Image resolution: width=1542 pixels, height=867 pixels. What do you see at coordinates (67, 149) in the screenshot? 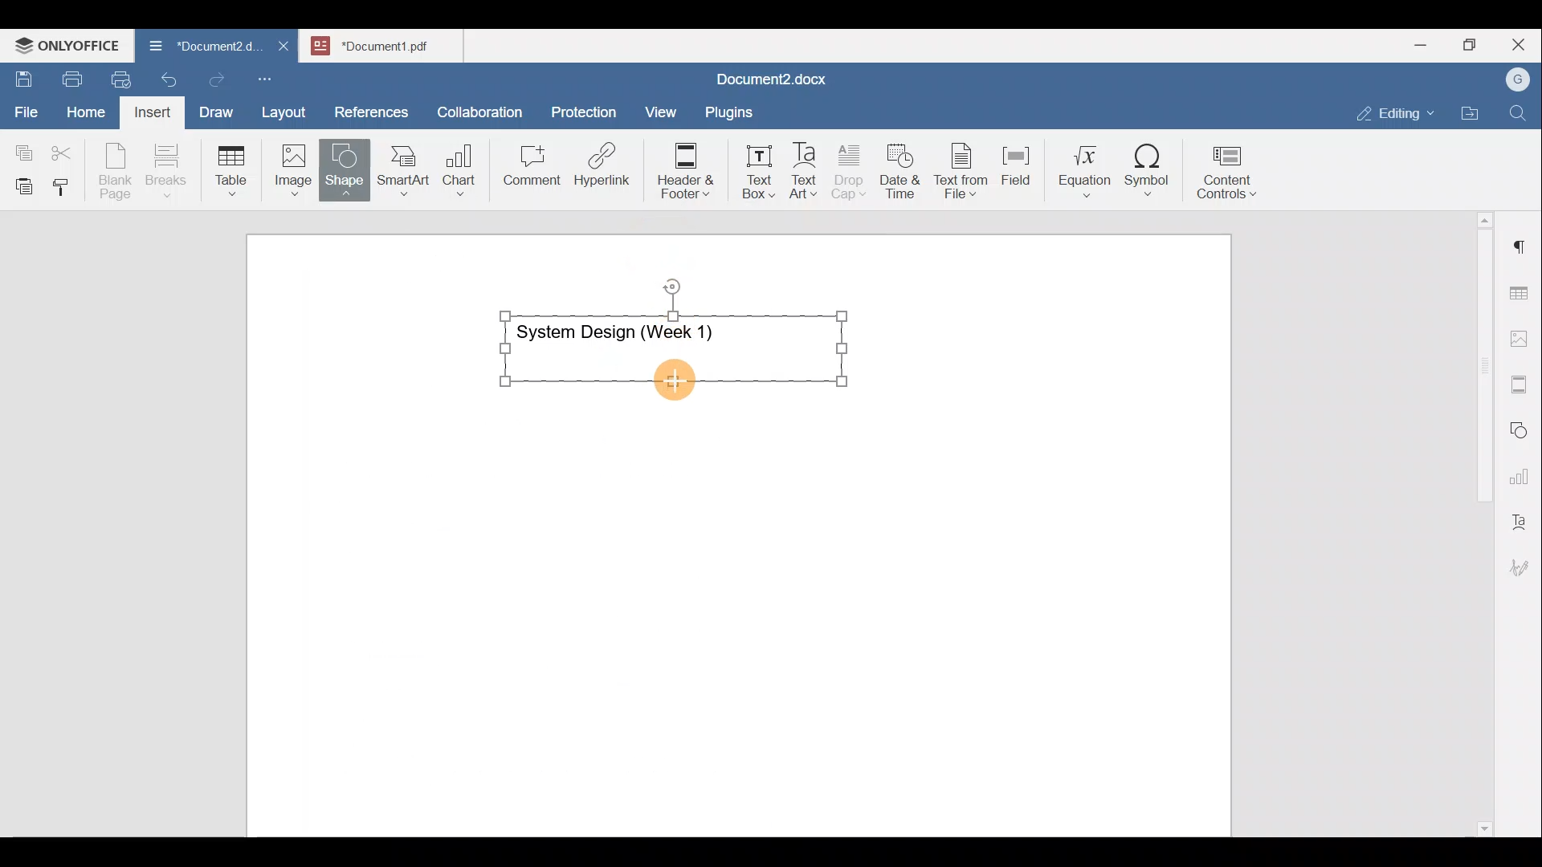
I see `Cut` at bounding box center [67, 149].